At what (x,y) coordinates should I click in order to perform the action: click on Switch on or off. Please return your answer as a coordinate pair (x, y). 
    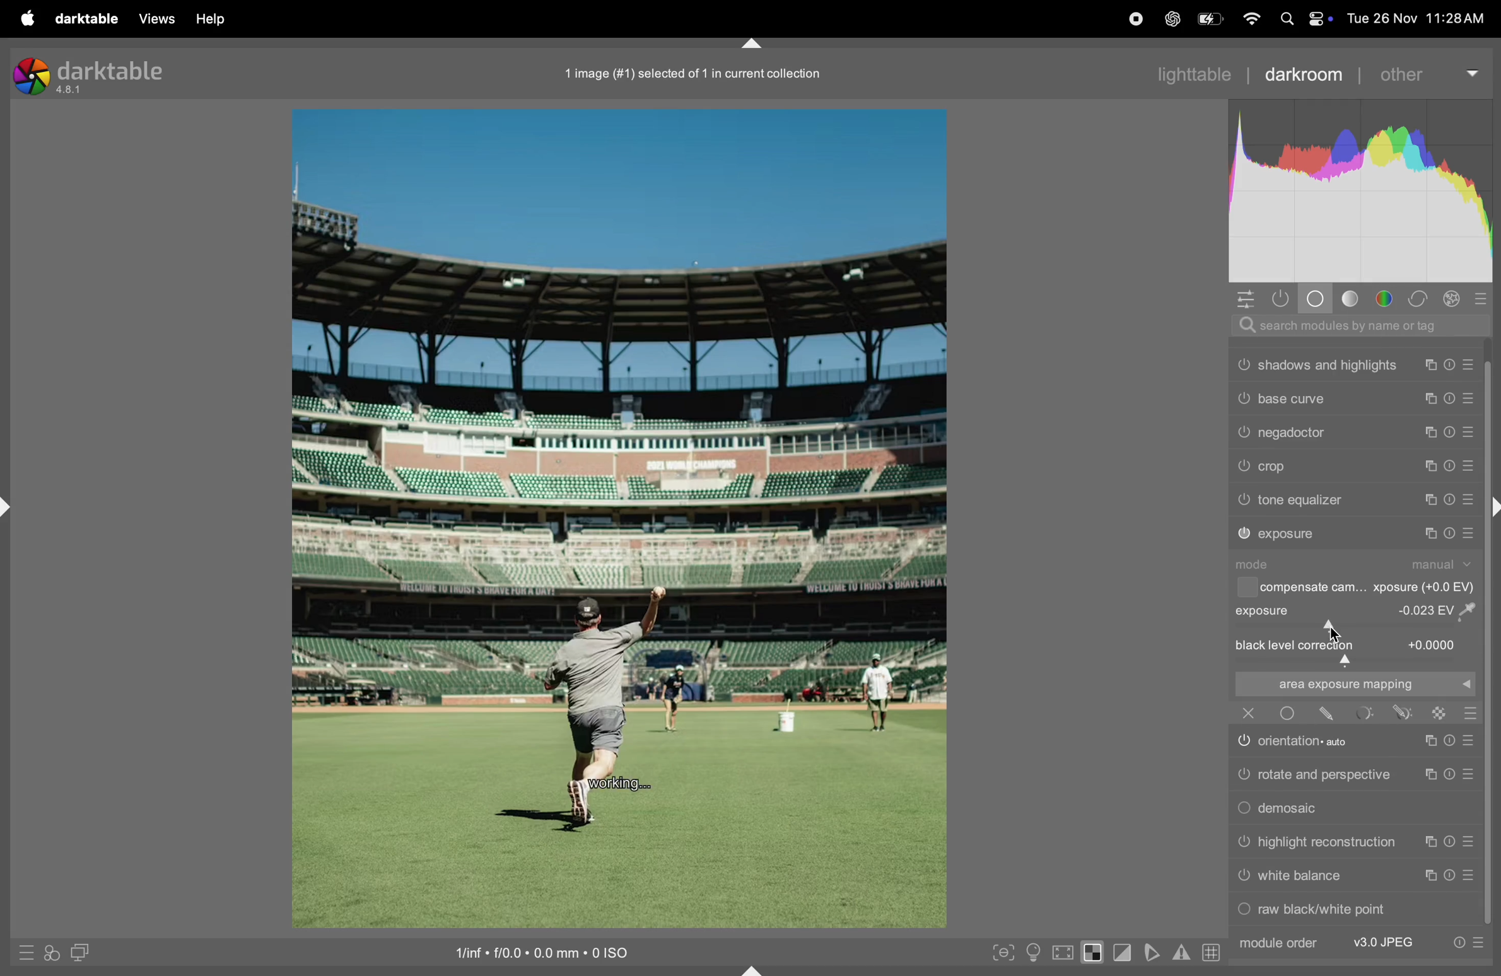
    Looking at the image, I should click on (1244, 534).